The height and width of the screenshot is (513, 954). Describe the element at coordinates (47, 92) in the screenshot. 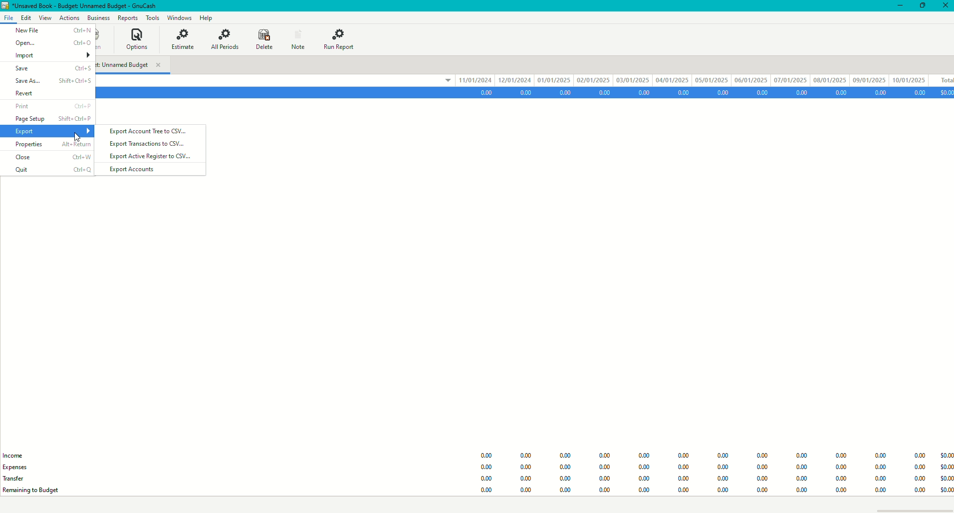

I see `Reset` at that location.